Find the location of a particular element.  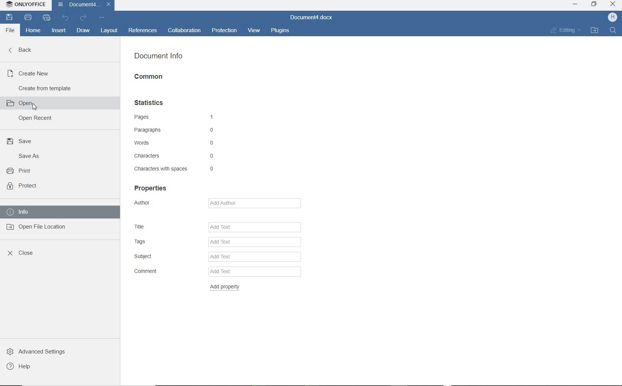

cursor is located at coordinates (33, 107).